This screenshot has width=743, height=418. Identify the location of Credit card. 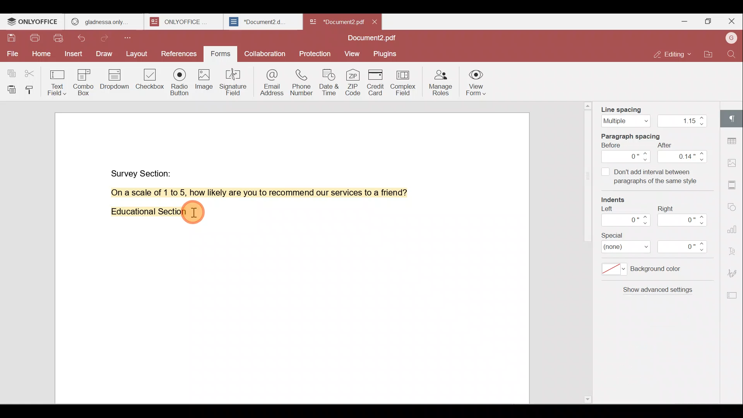
(378, 82).